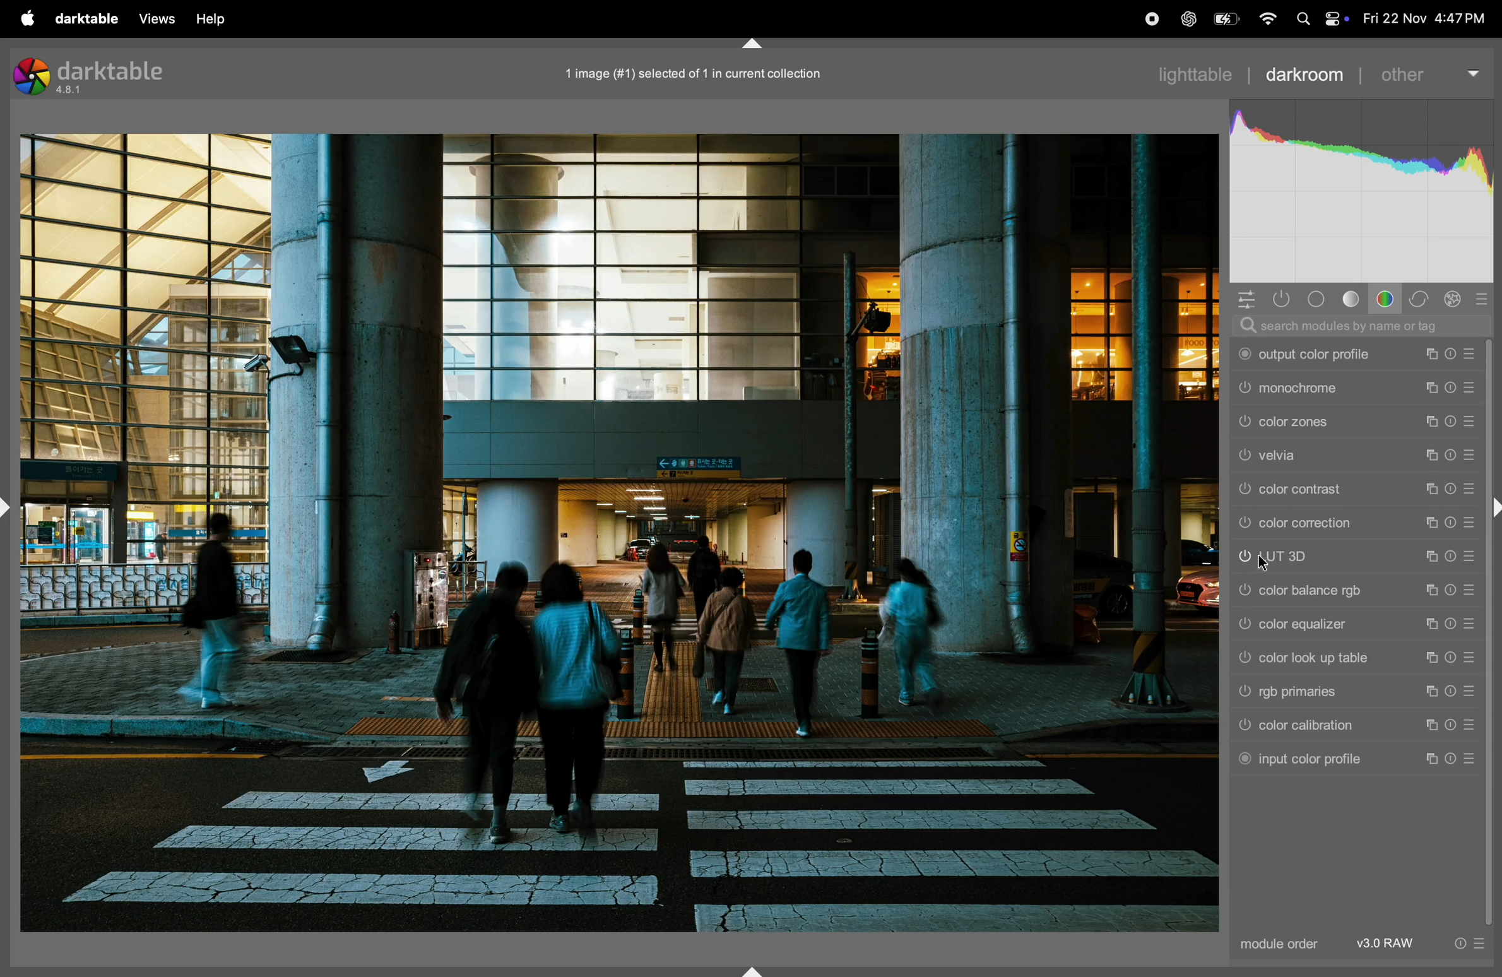 The width and height of the screenshot is (1502, 977). Describe the element at coordinates (1244, 391) in the screenshot. I see `monochrome is switched off` at that location.